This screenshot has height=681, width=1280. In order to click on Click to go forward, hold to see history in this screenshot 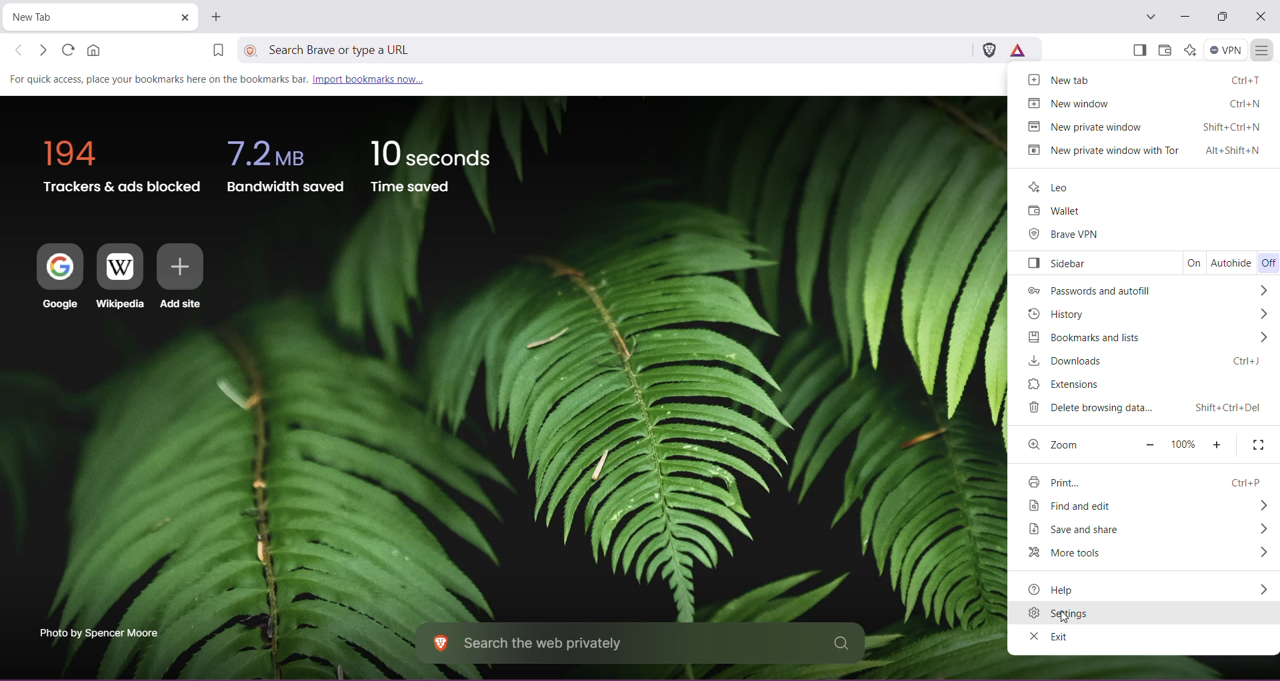, I will do `click(43, 51)`.